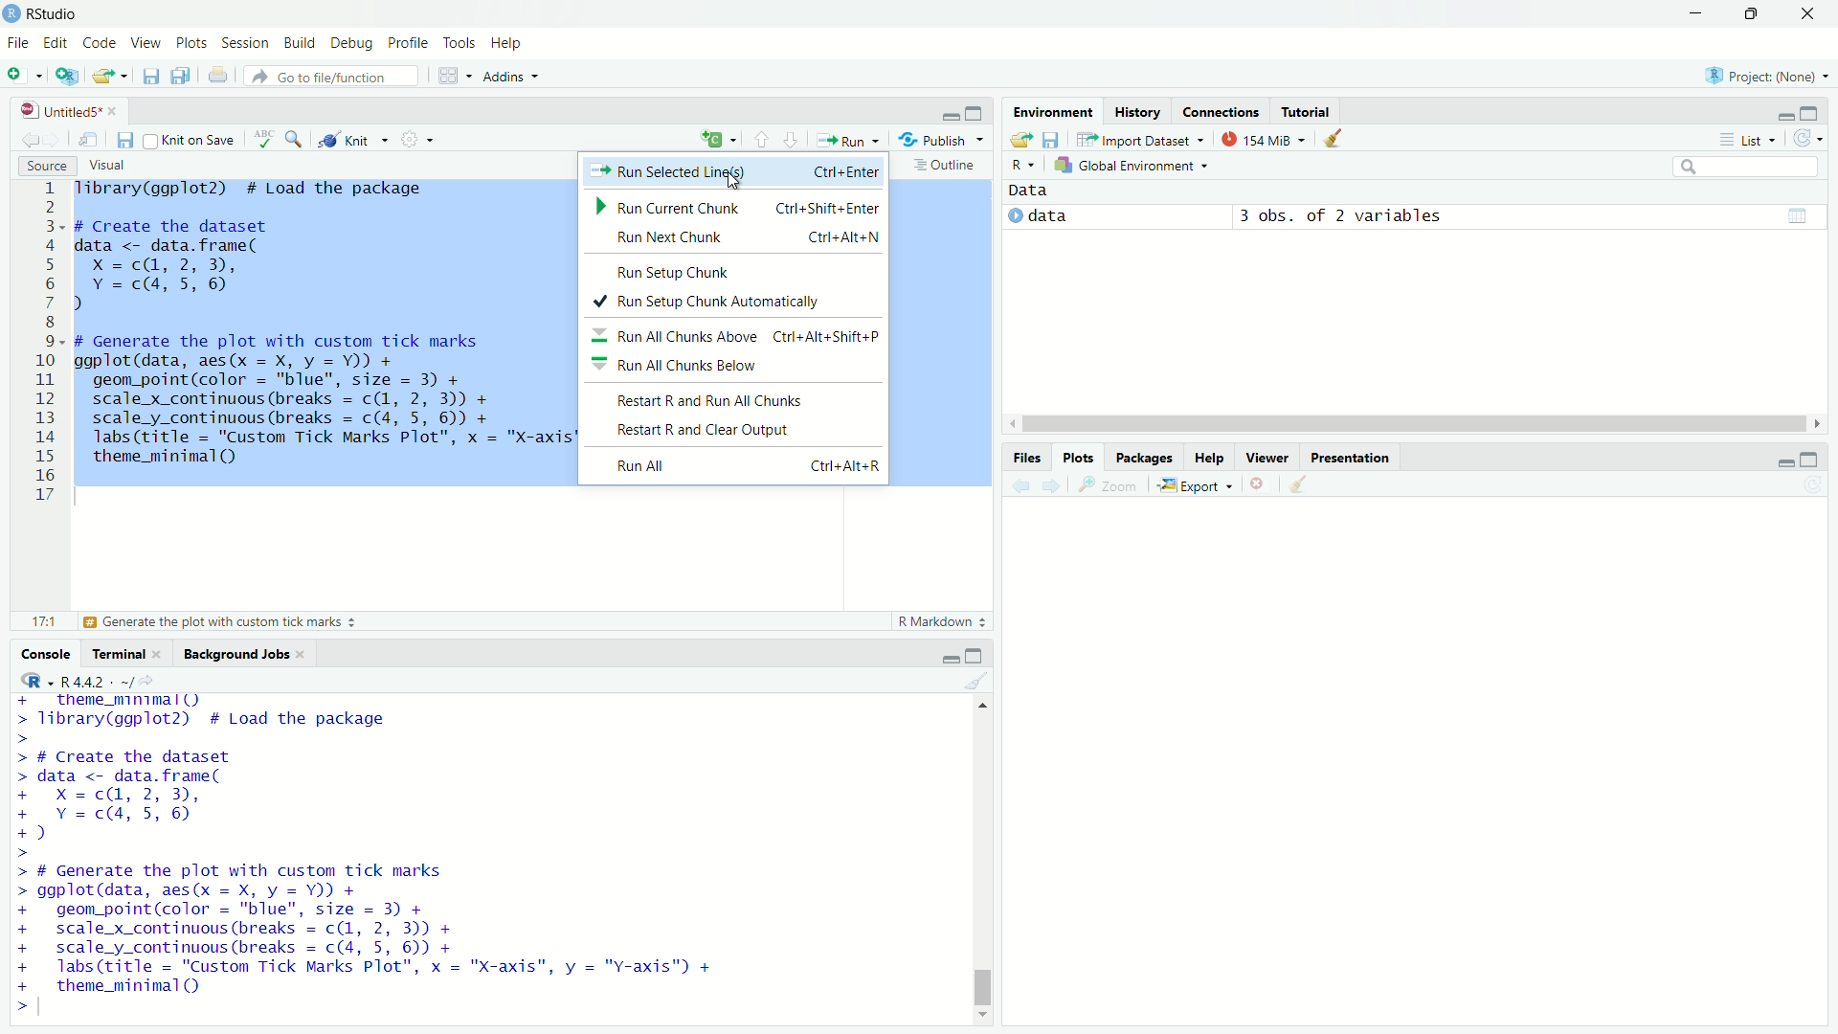  I want to click on plots, so click(191, 45).